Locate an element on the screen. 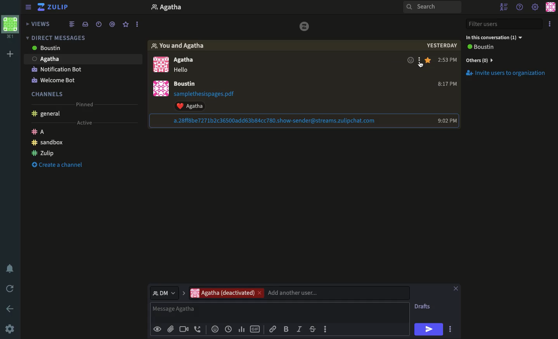  Inbox is located at coordinates (85, 24).